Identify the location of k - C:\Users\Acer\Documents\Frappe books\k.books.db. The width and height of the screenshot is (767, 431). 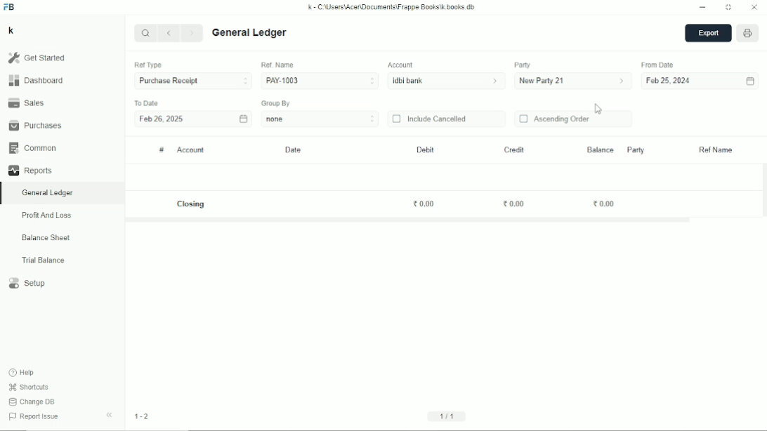
(392, 7).